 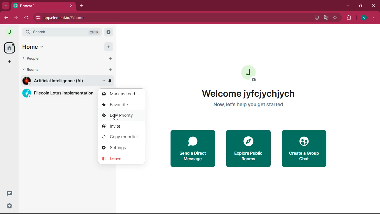 I want to click on people, so click(x=37, y=59).